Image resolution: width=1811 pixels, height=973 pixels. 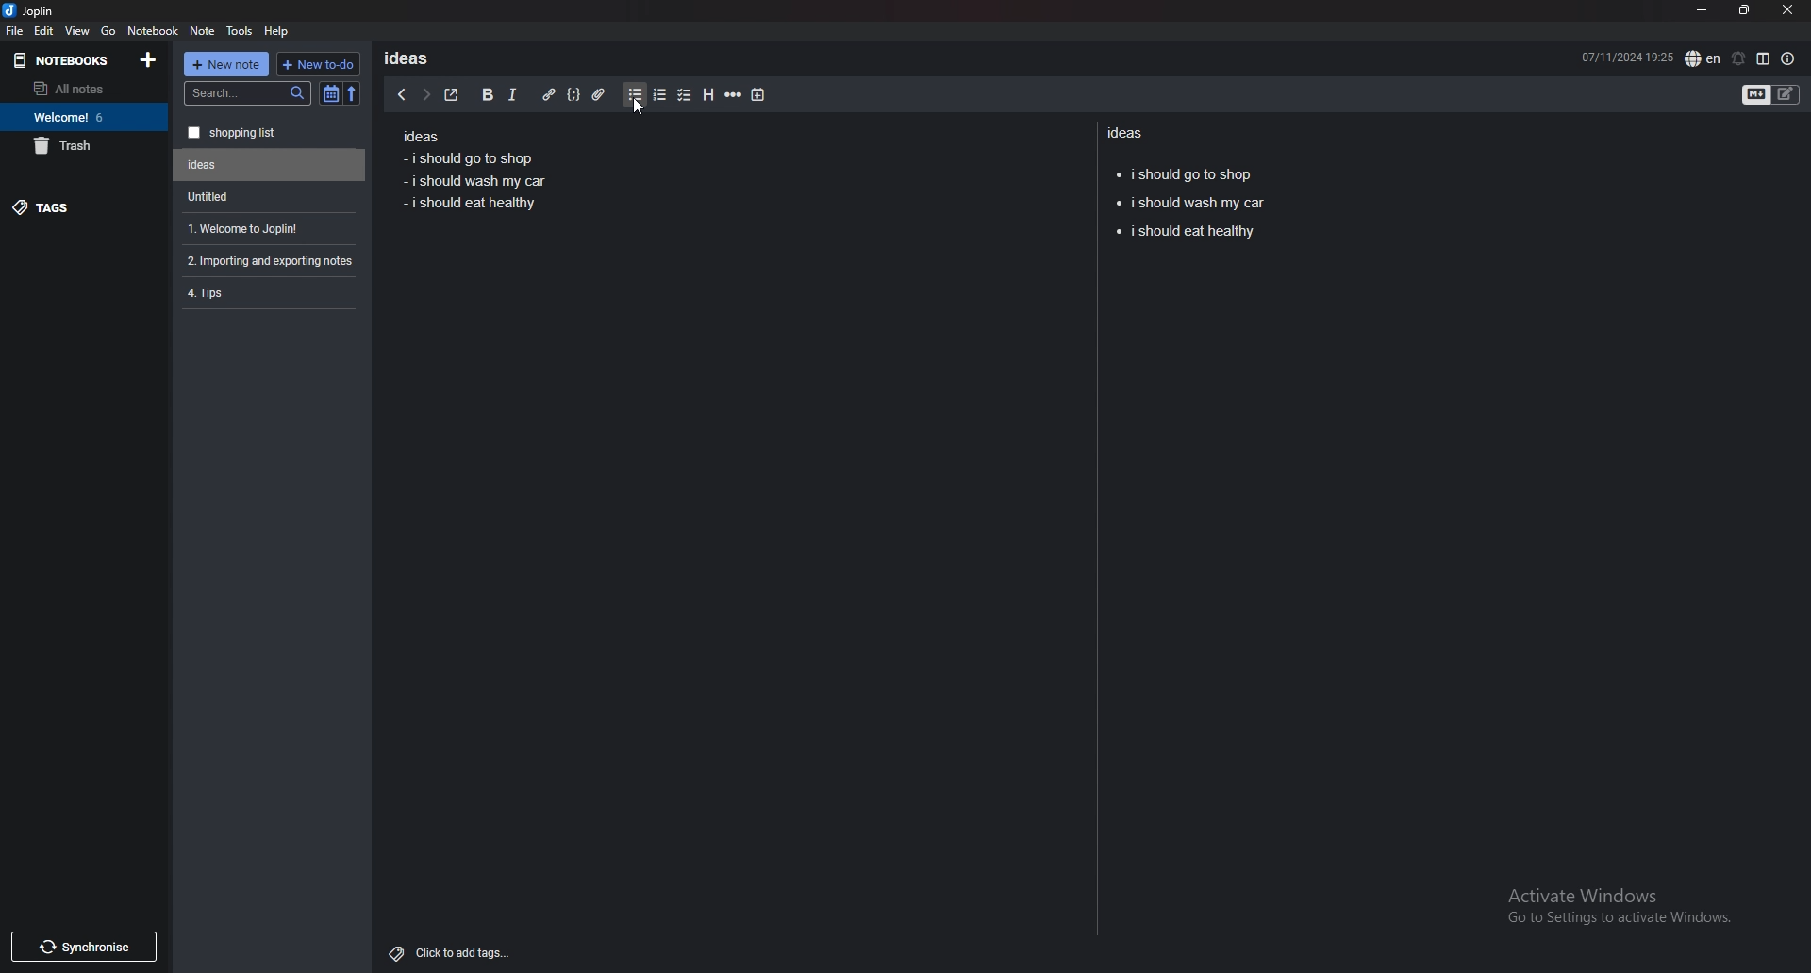 What do you see at coordinates (1185, 172) in the screenshot?
I see `i should go to shop` at bounding box center [1185, 172].